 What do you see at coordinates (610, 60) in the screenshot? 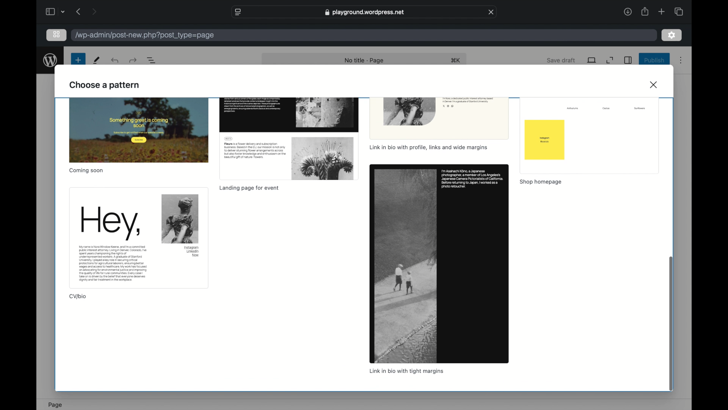
I see `expand` at bounding box center [610, 60].